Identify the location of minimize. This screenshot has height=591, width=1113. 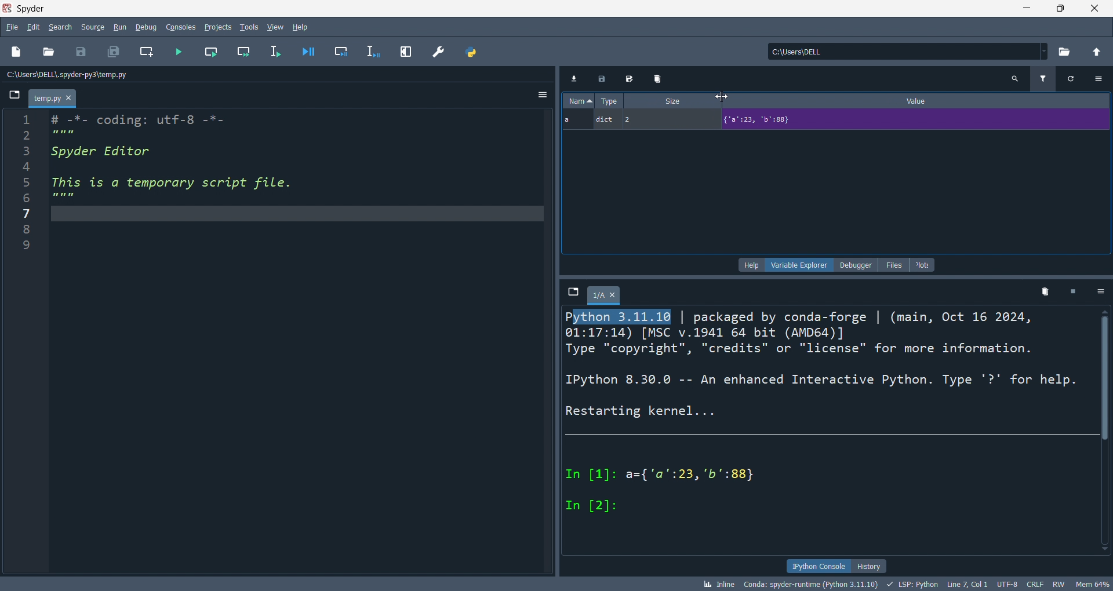
(1031, 9).